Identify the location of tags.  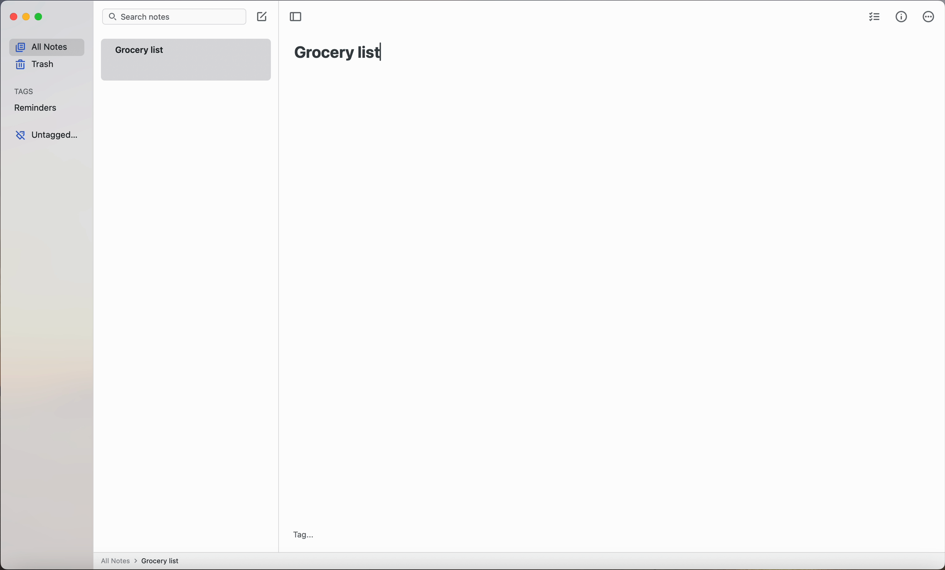
(25, 92).